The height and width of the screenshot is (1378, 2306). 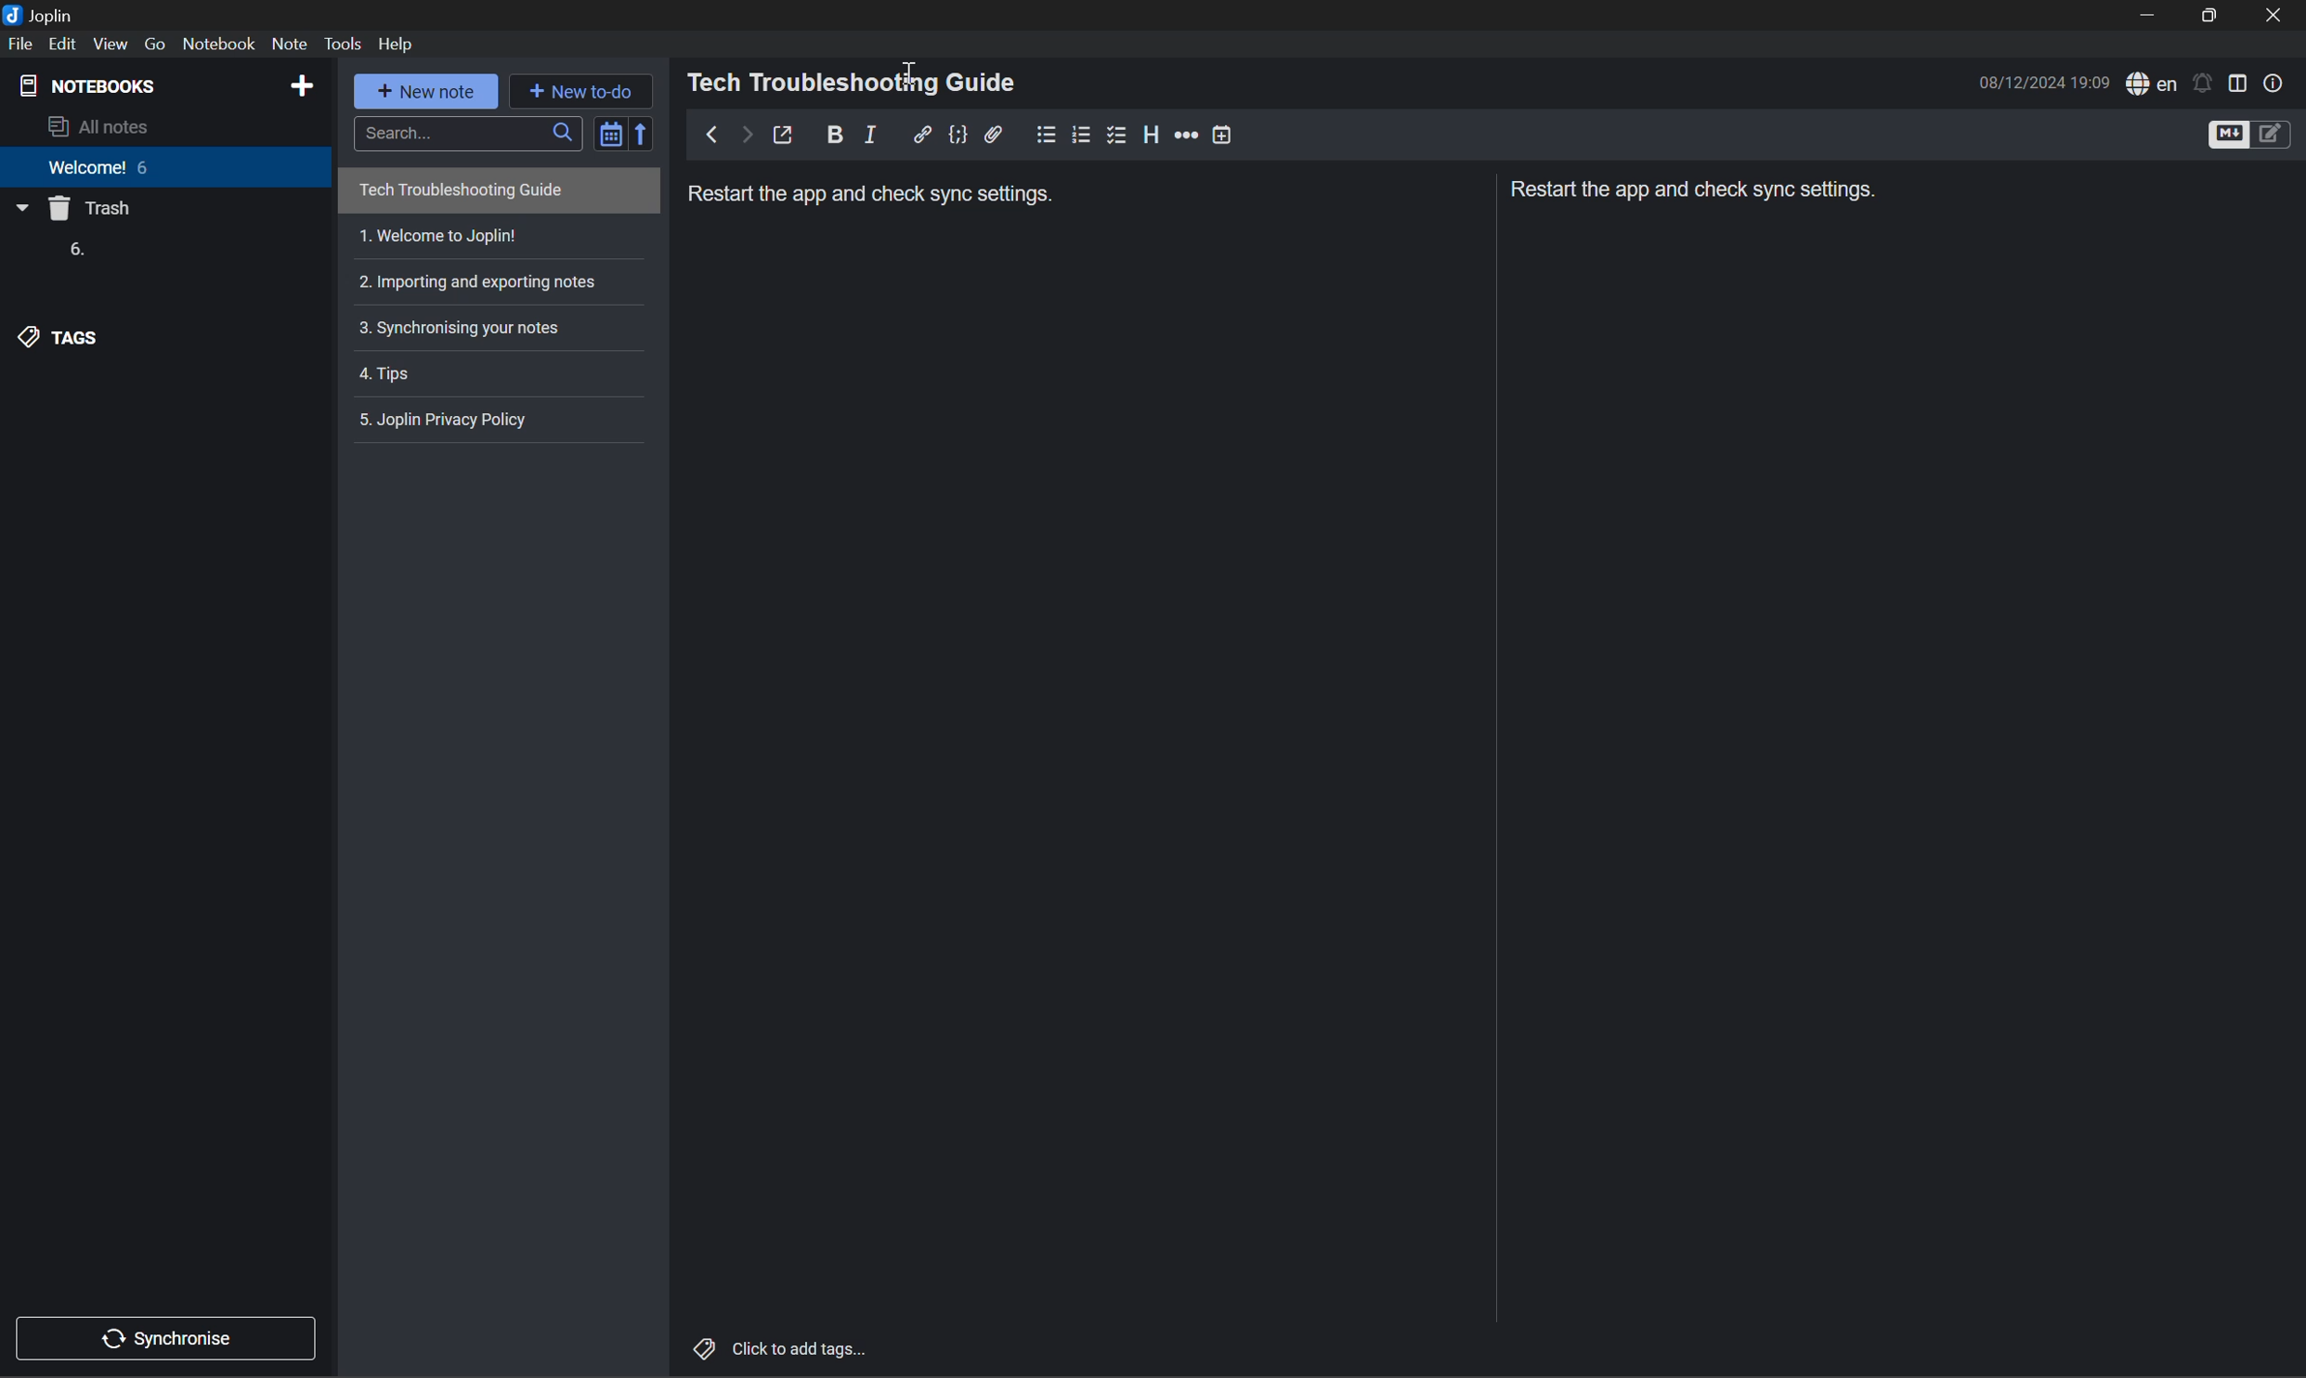 What do you see at coordinates (346, 45) in the screenshot?
I see `Tools` at bounding box center [346, 45].